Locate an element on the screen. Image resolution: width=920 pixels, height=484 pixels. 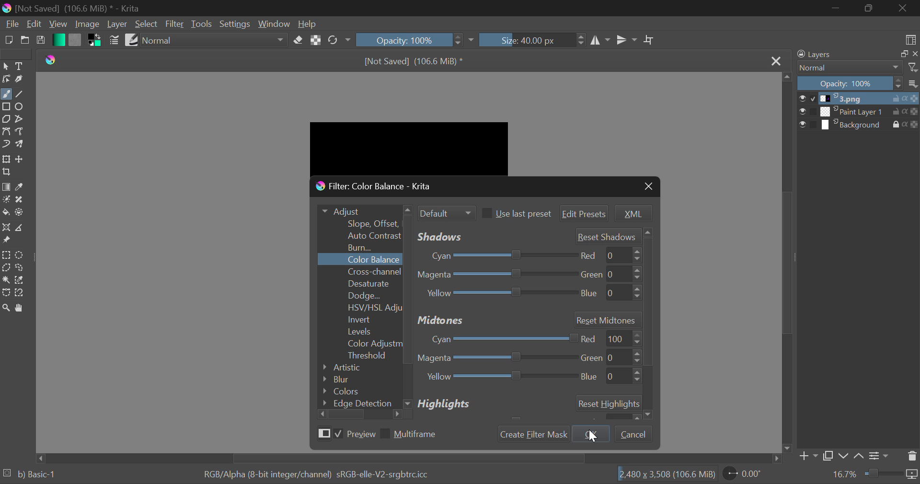
New is located at coordinates (9, 41).